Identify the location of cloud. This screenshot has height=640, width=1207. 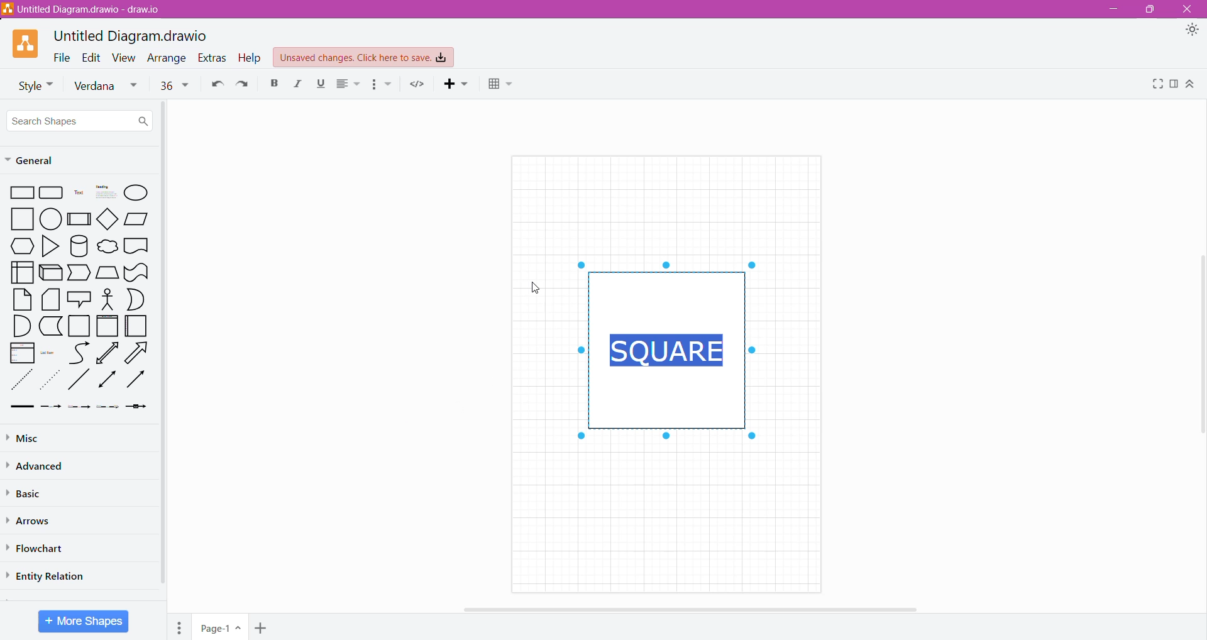
(107, 245).